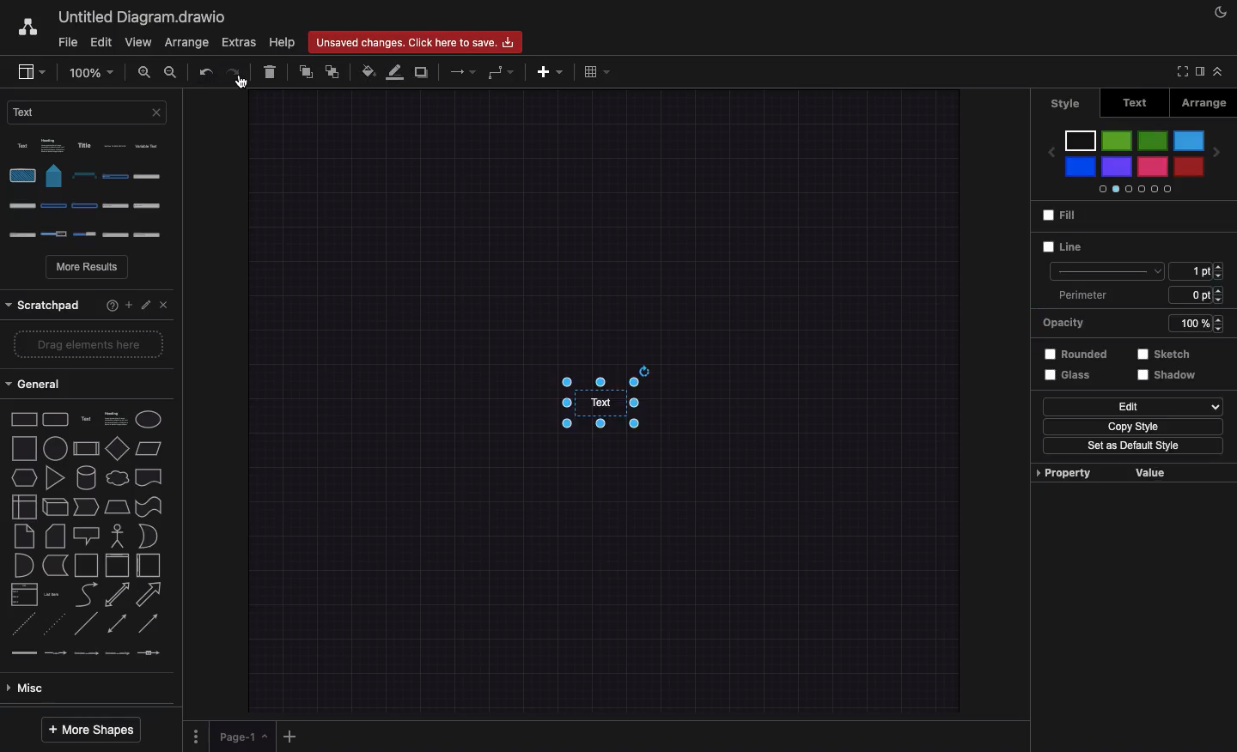  Describe the element at coordinates (128, 303) in the screenshot. I see `Add` at that location.